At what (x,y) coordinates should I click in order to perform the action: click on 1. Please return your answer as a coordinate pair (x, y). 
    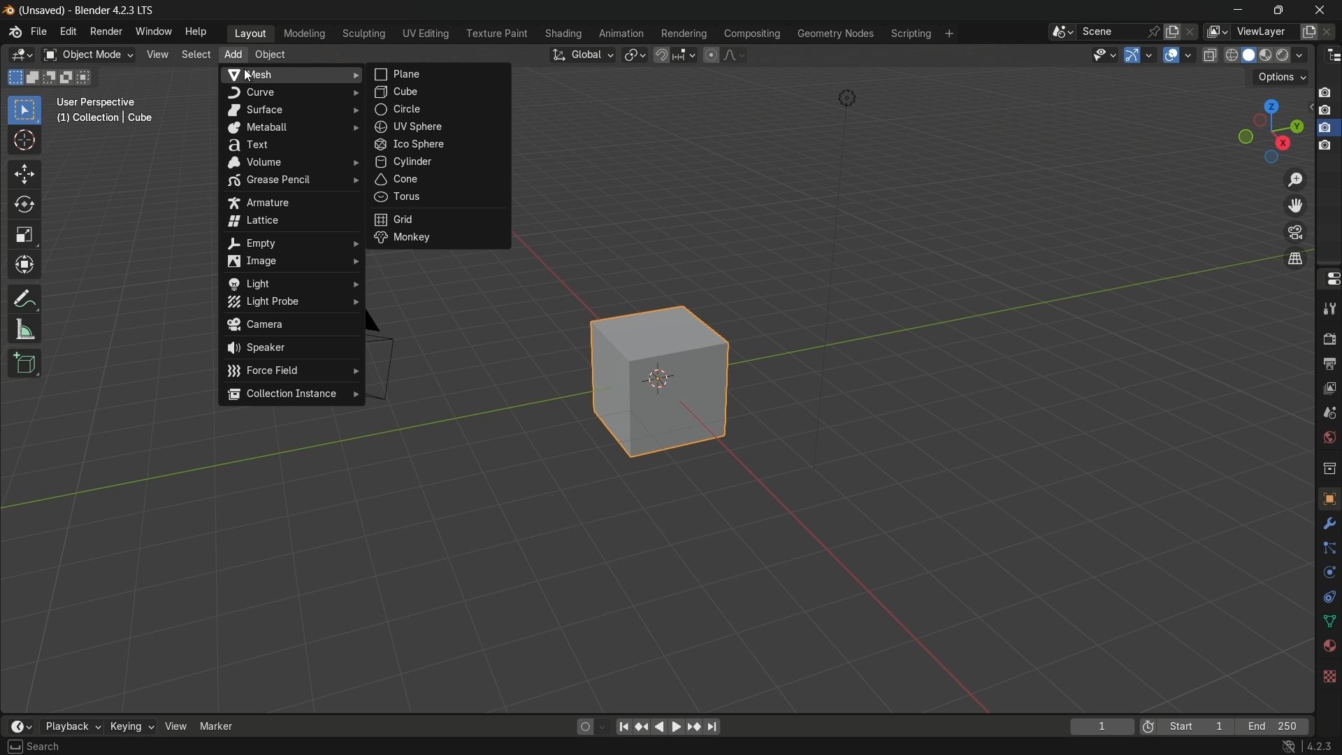
    Looking at the image, I should click on (1102, 728).